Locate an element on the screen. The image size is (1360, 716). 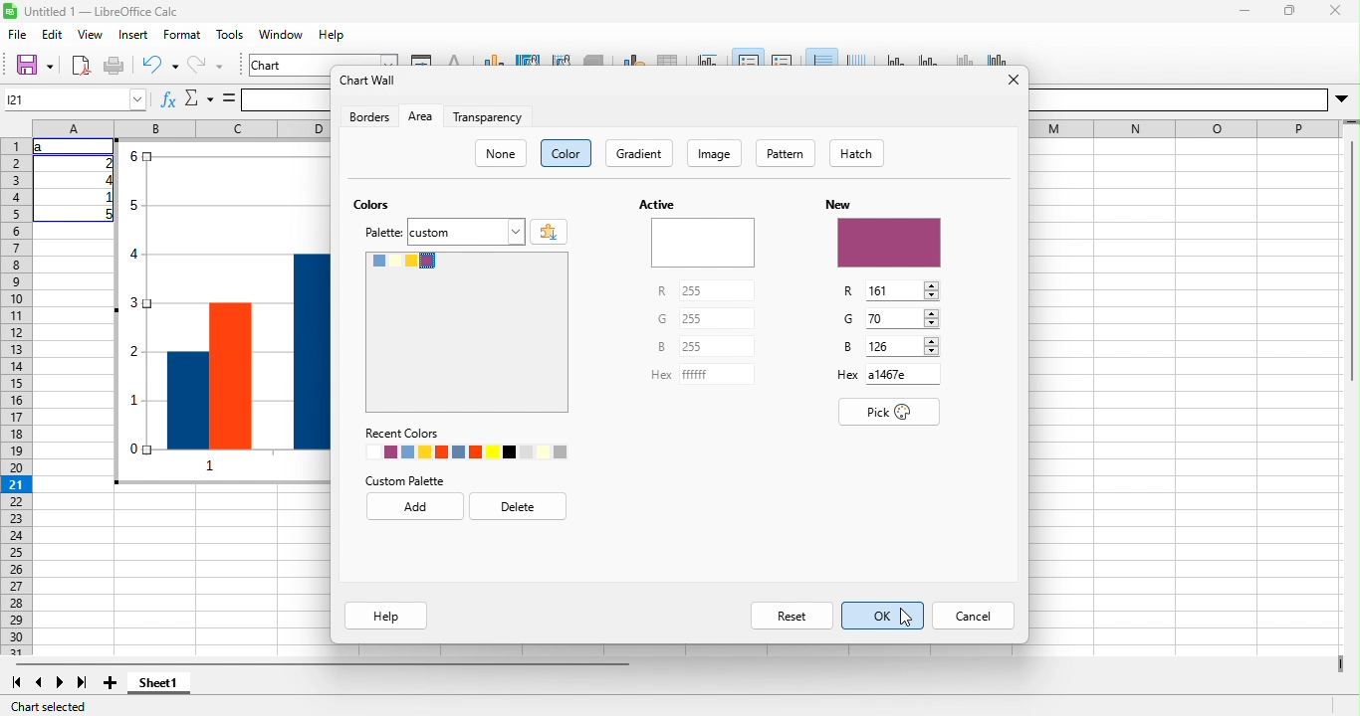
file is located at coordinates (18, 34).